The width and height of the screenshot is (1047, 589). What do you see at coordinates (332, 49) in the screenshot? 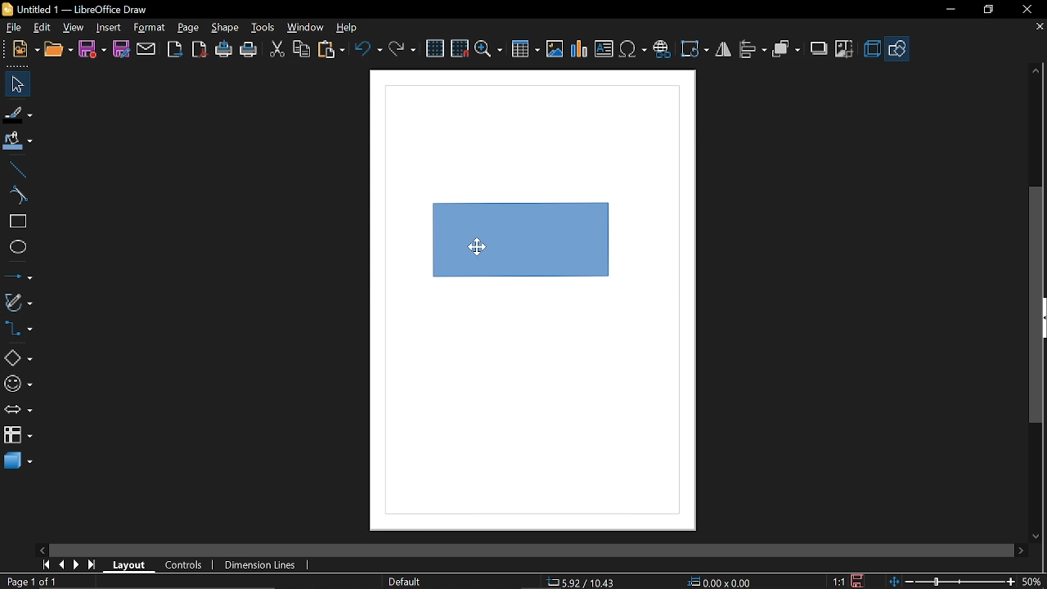
I see `paste` at bounding box center [332, 49].